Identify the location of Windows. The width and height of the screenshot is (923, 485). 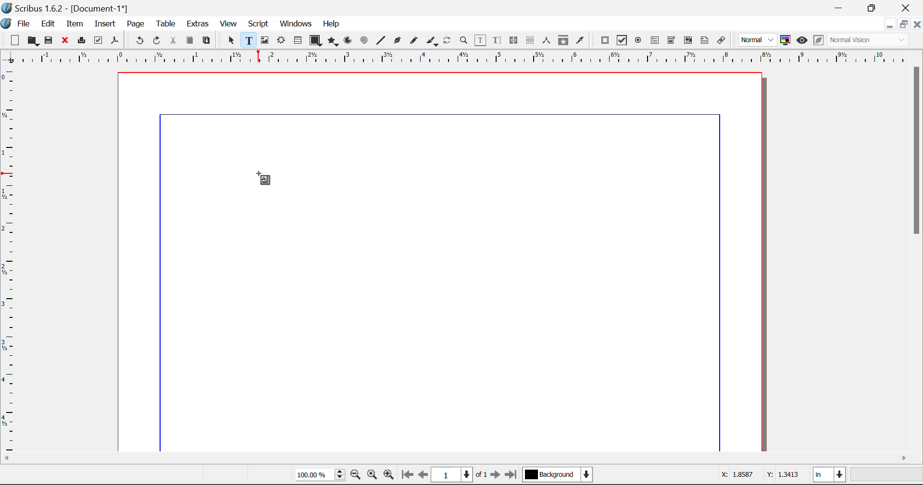
(295, 24).